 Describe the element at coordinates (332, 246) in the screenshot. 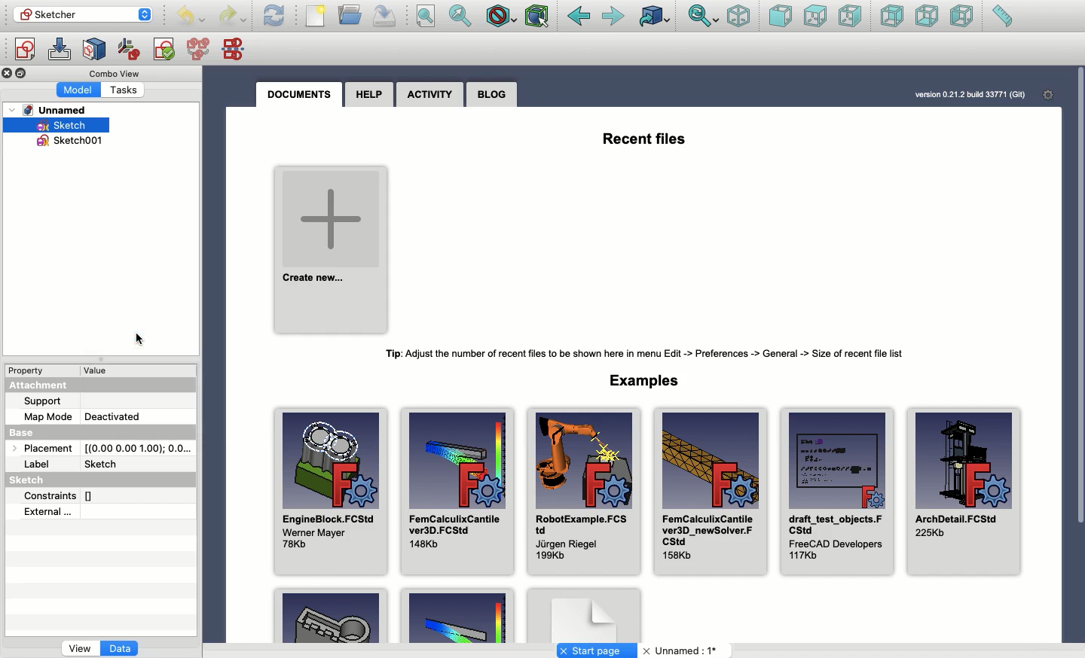

I see `Create new` at that location.